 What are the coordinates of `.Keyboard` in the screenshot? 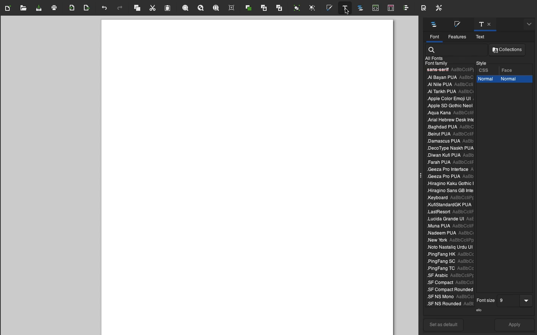 It's located at (449, 198).